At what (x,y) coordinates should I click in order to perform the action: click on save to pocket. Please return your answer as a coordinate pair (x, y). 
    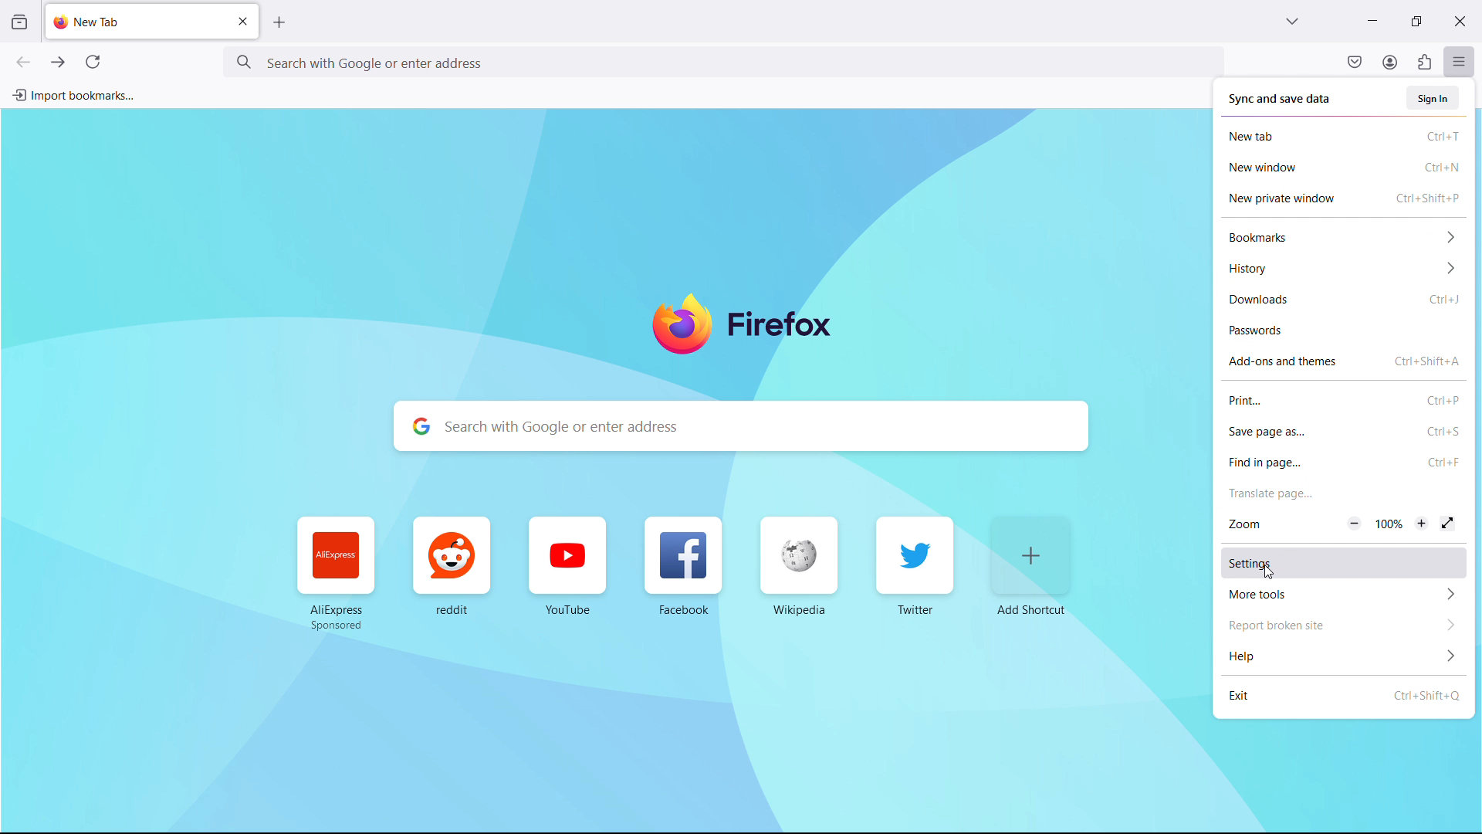
    Looking at the image, I should click on (1355, 61).